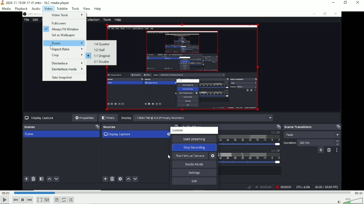  I want to click on Always fit window, so click(63, 30).